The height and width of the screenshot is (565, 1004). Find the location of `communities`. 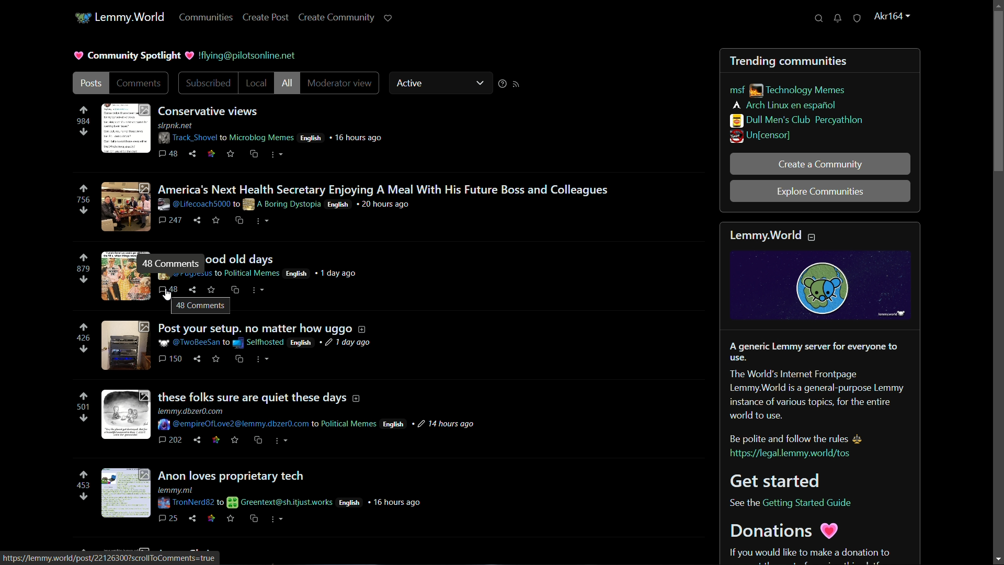

communities is located at coordinates (206, 18).